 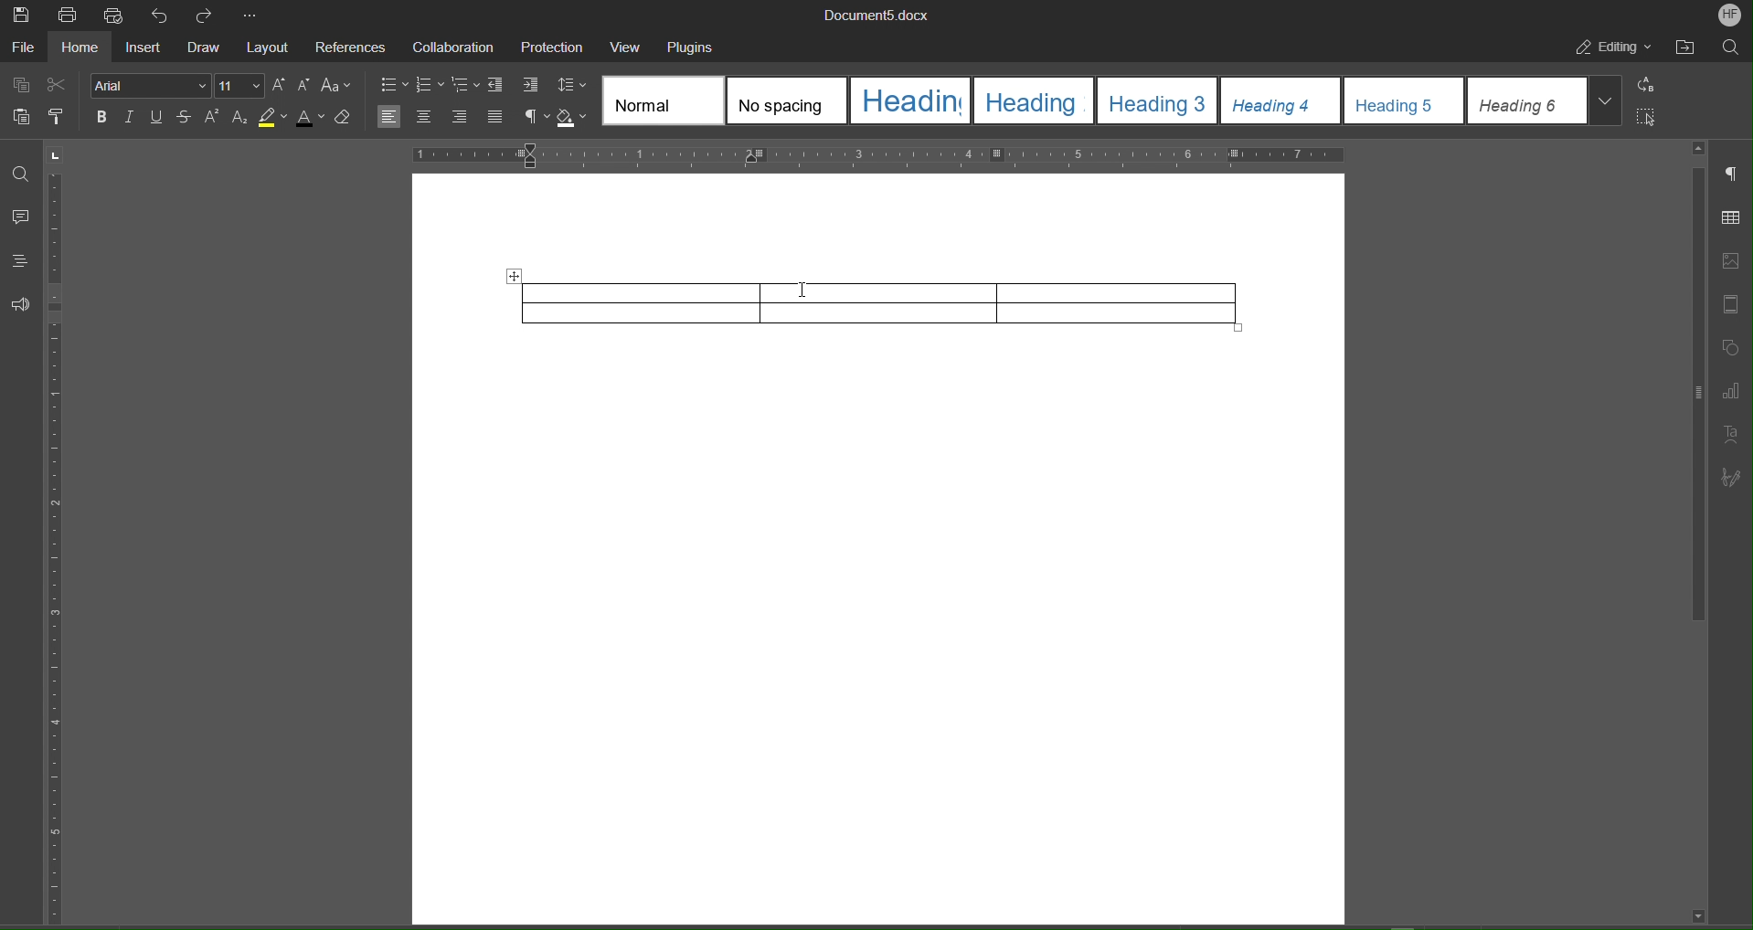 I want to click on Move table, so click(x=513, y=277).